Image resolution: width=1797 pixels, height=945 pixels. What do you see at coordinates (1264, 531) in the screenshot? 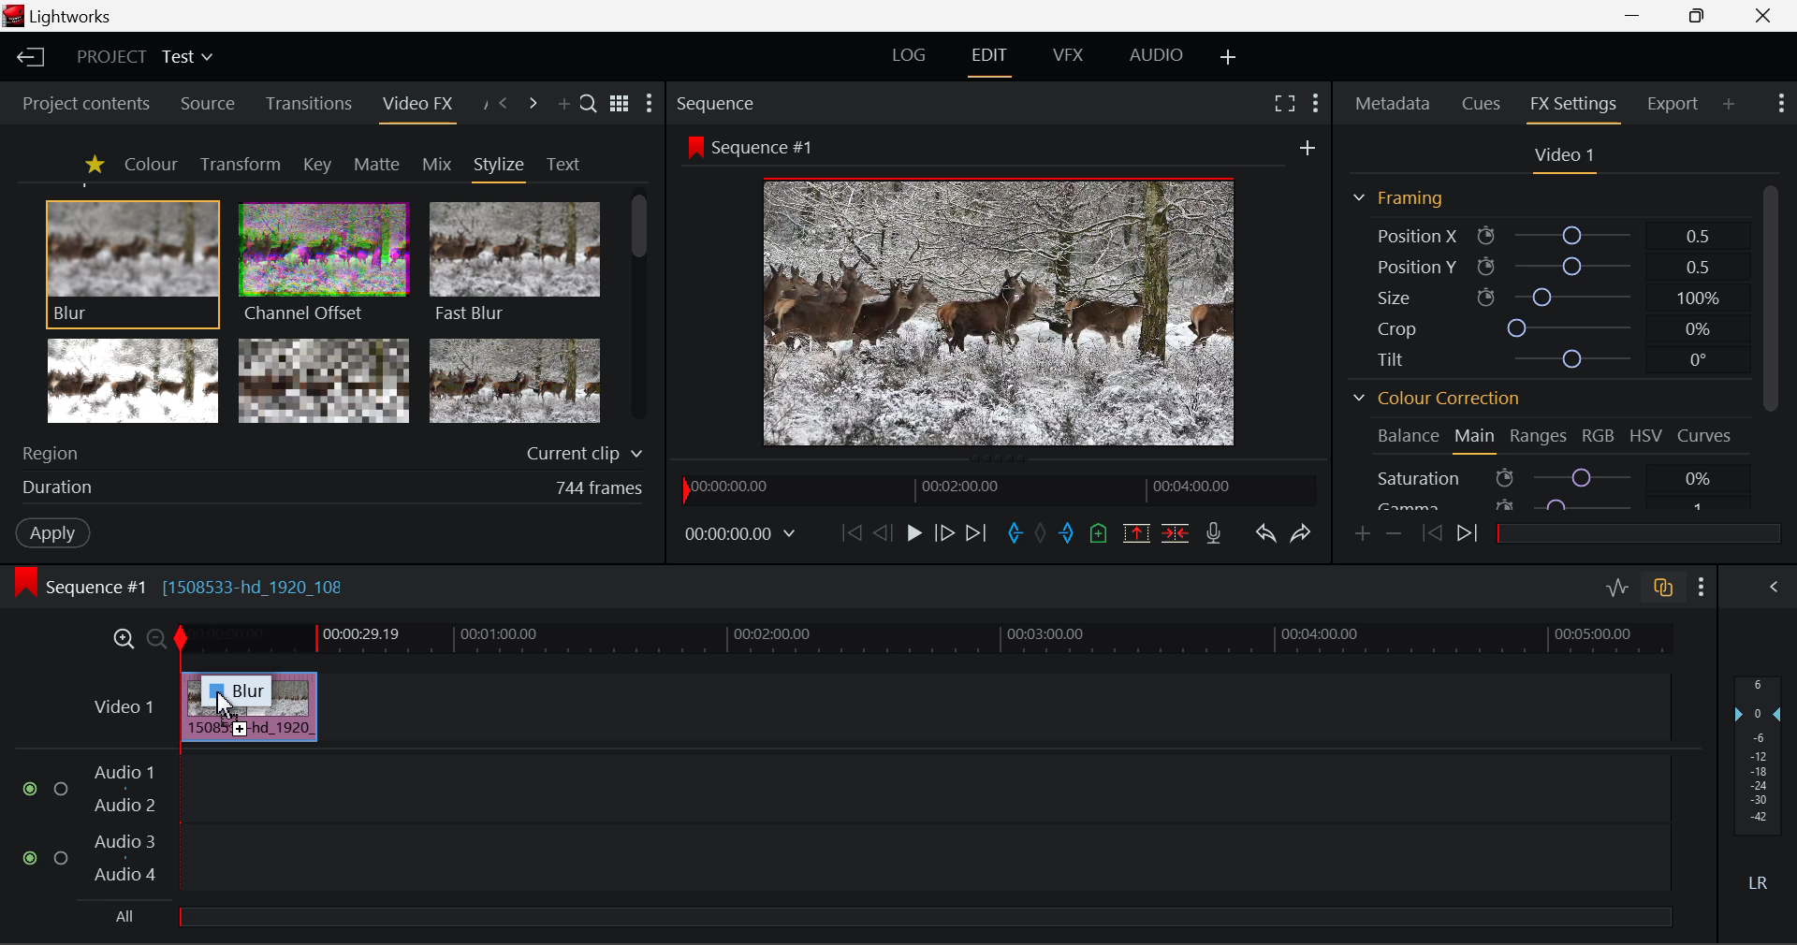
I see `Undo` at bounding box center [1264, 531].